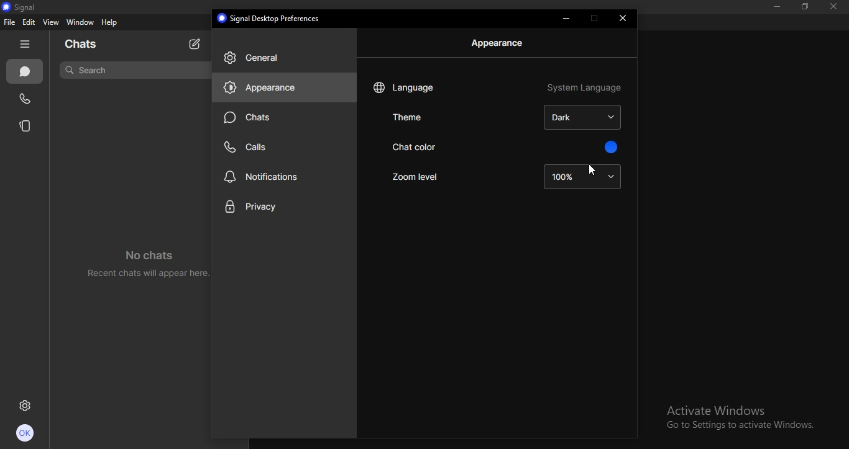 The width and height of the screenshot is (849, 449). Describe the element at coordinates (29, 22) in the screenshot. I see `edit` at that location.